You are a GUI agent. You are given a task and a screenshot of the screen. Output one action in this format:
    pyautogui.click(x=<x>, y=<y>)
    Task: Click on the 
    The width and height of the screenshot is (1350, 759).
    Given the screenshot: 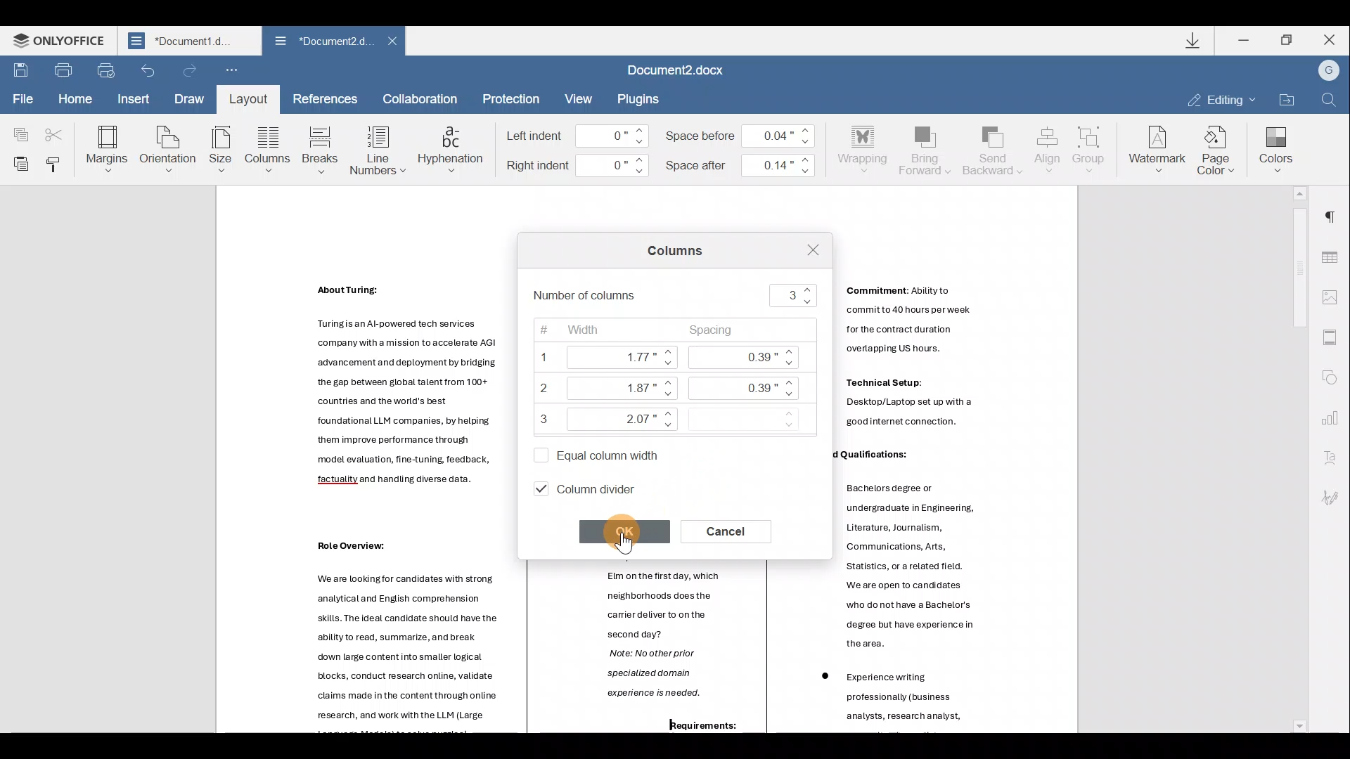 What is the action you would take?
    pyautogui.click(x=910, y=407)
    